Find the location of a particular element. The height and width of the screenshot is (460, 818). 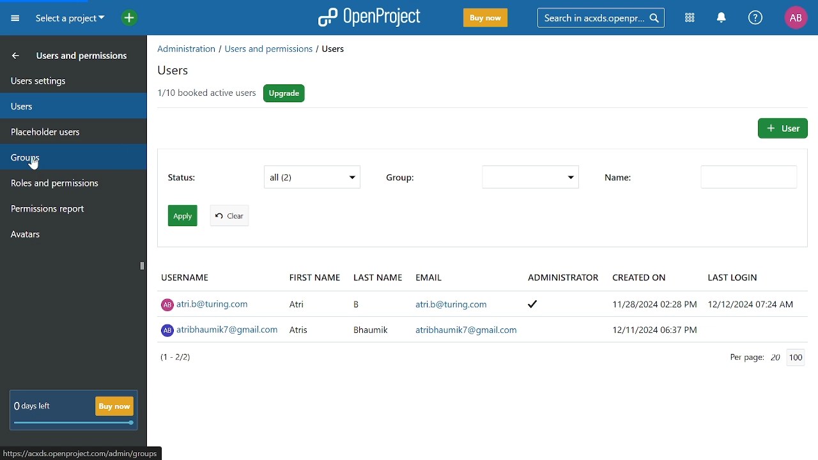

Upgrade is located at coordinates (286, 94).